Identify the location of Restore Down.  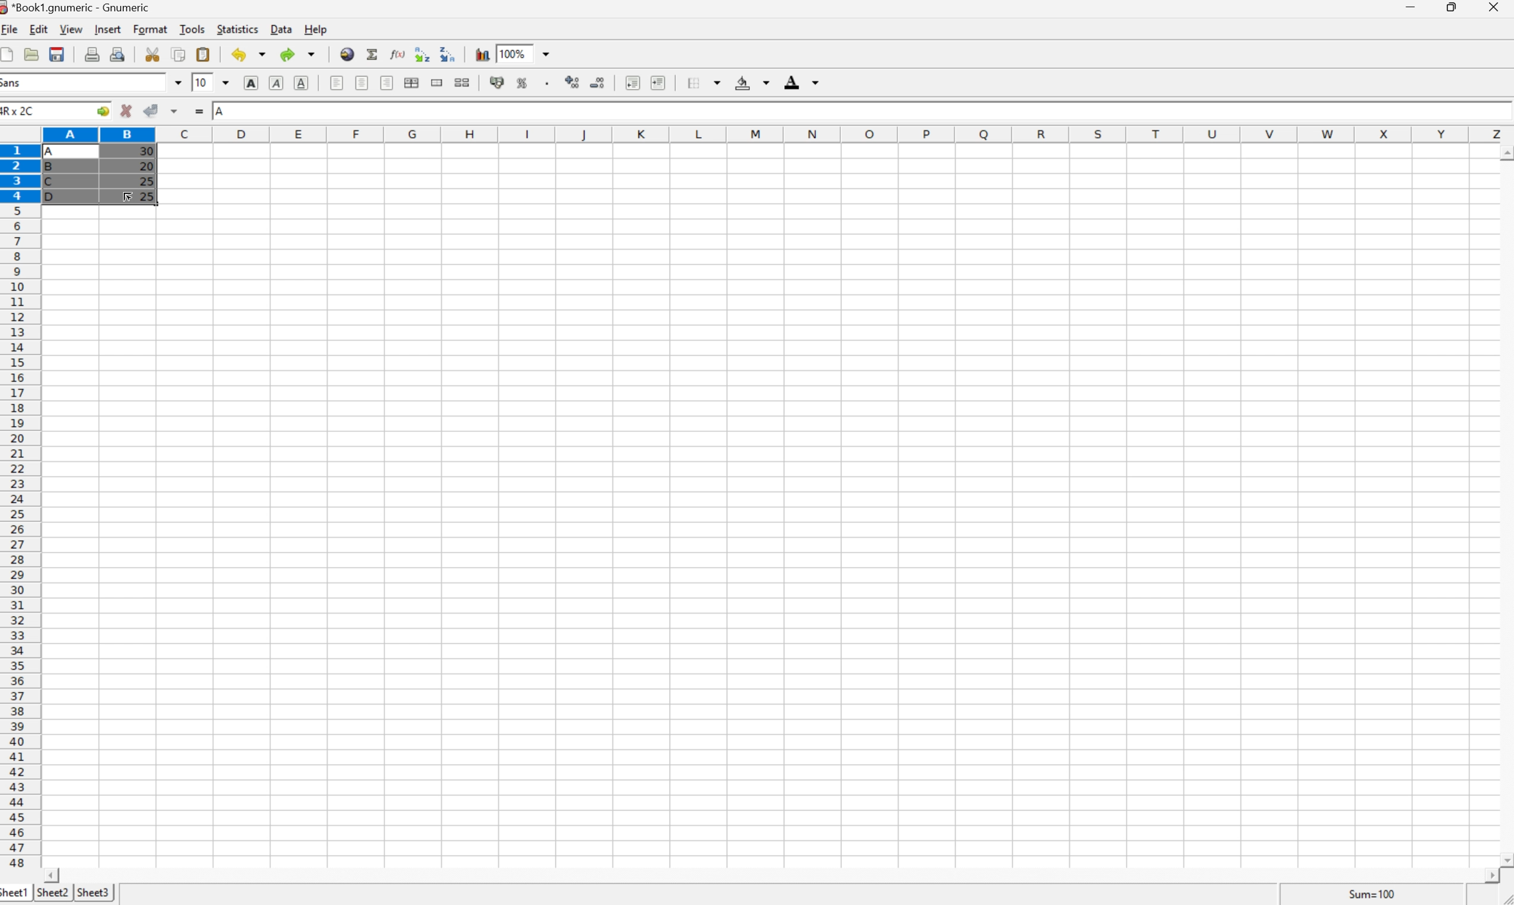
(1454, 7).